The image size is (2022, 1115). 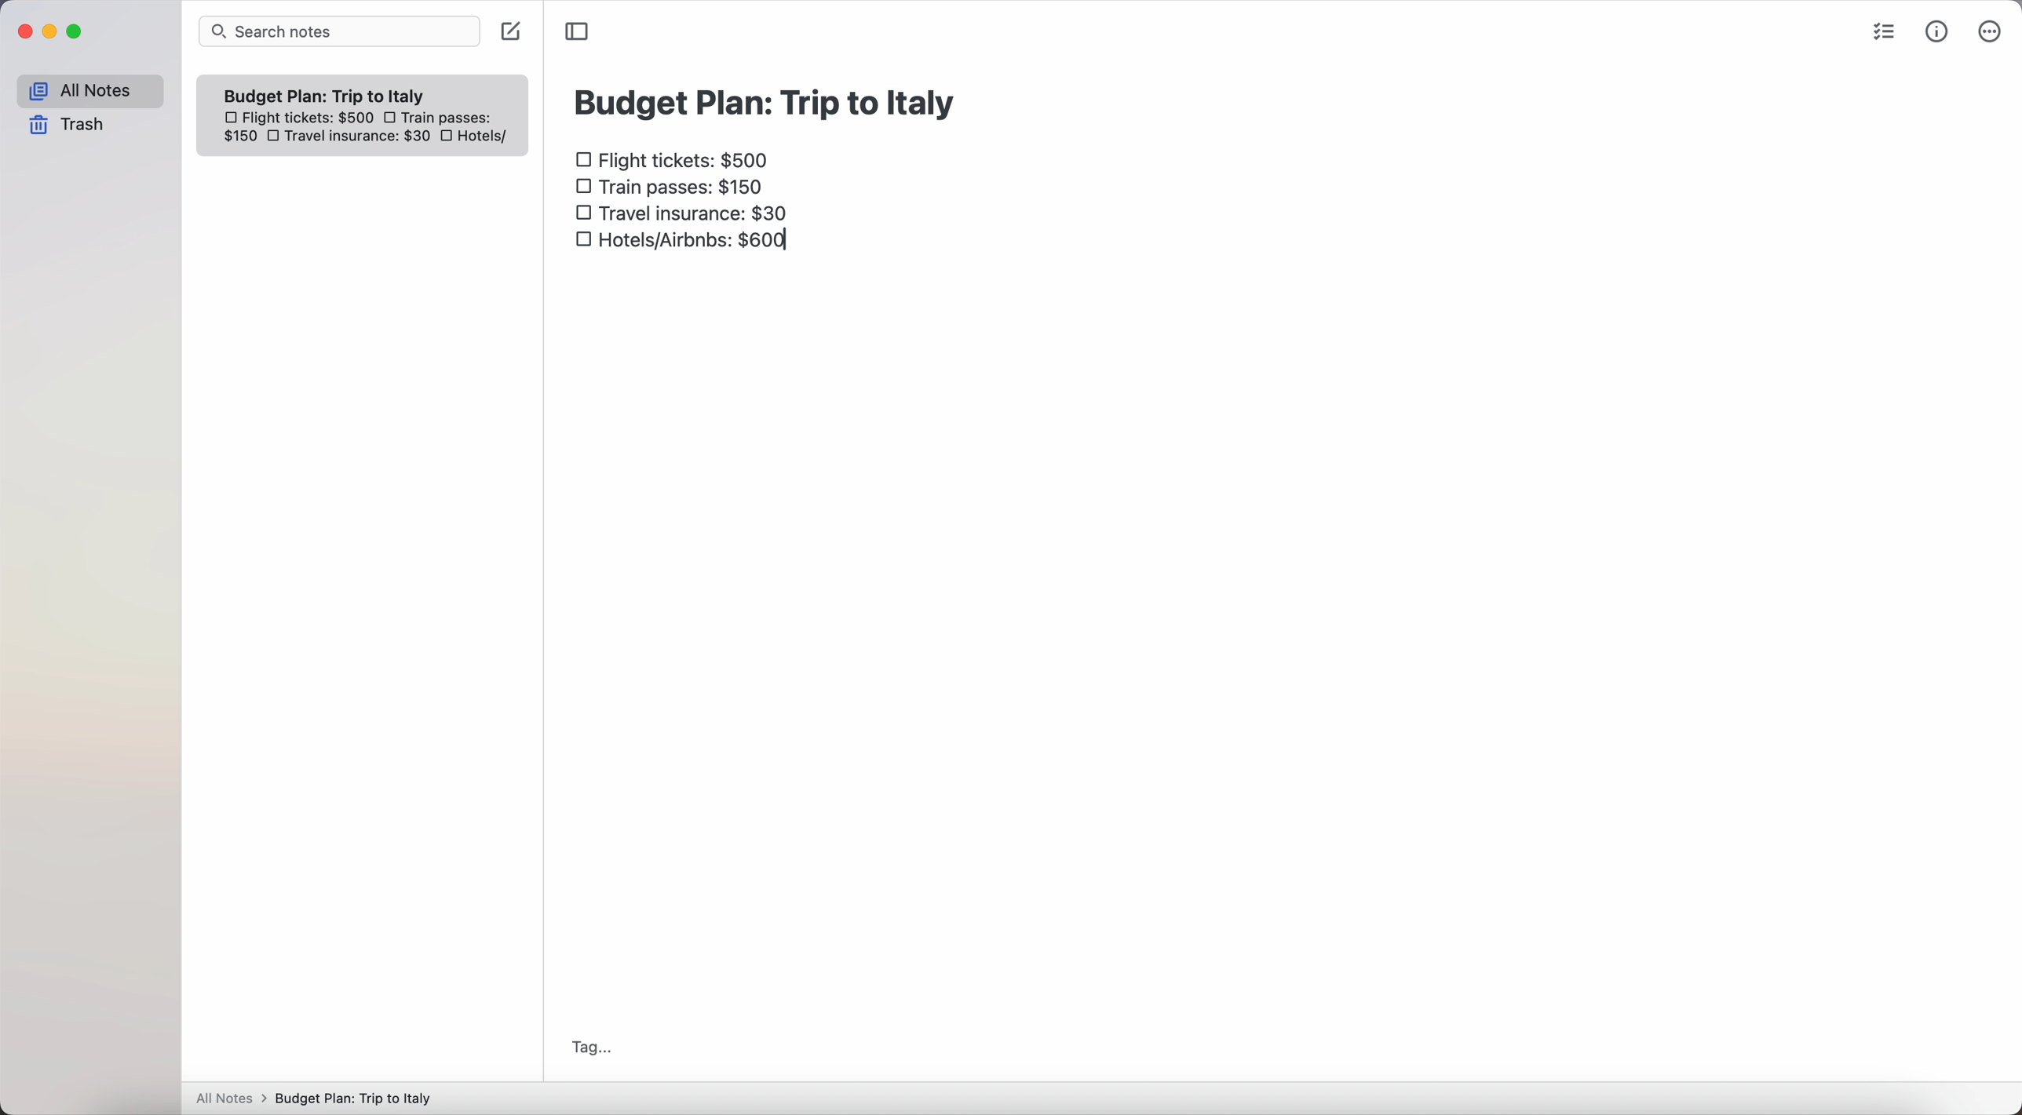 What do you see at coordinates (239, 139) in the screenshot?
I see `150` at bounding box center [239, 139].